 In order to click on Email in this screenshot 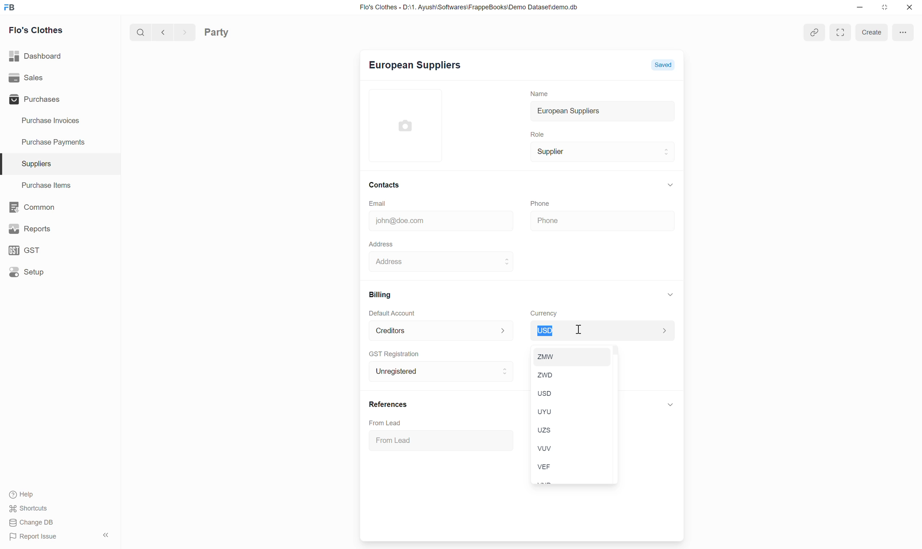, I will do `click(393, 202)`.